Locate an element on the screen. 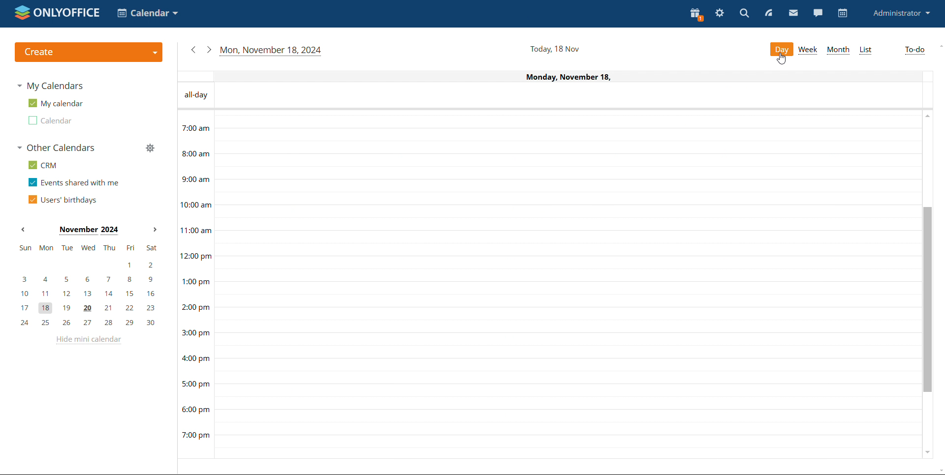  cursor is located at coordinates (783, 59).